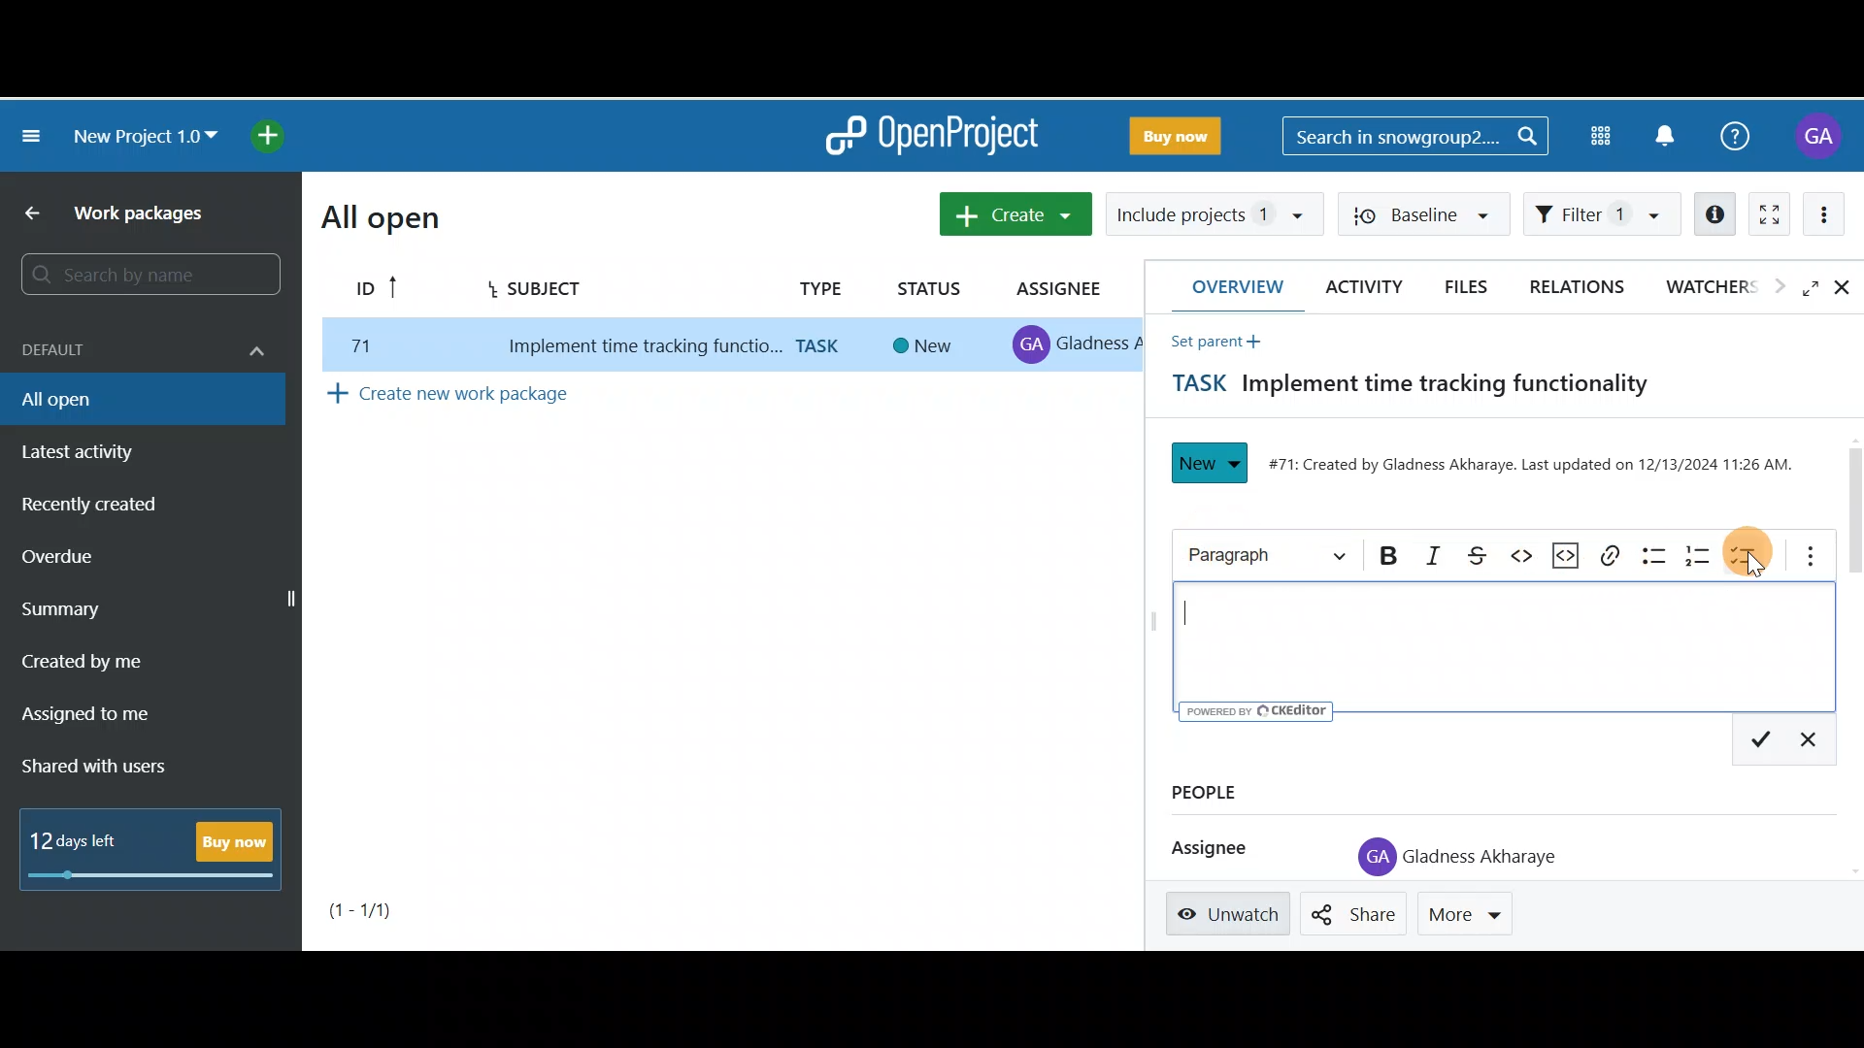 The height and width of the screenshot is (1048, 1864). What do you see at coordinates (1606, 214) in the screenshot?
I see `Filter` at bounding box center [1606, 214].